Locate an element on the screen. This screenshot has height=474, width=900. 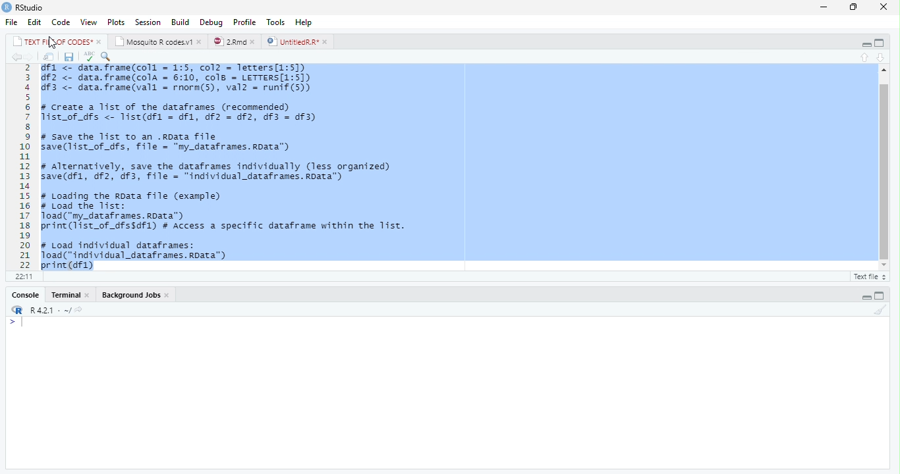
Go to previous location is located at coordinates (14, 57).